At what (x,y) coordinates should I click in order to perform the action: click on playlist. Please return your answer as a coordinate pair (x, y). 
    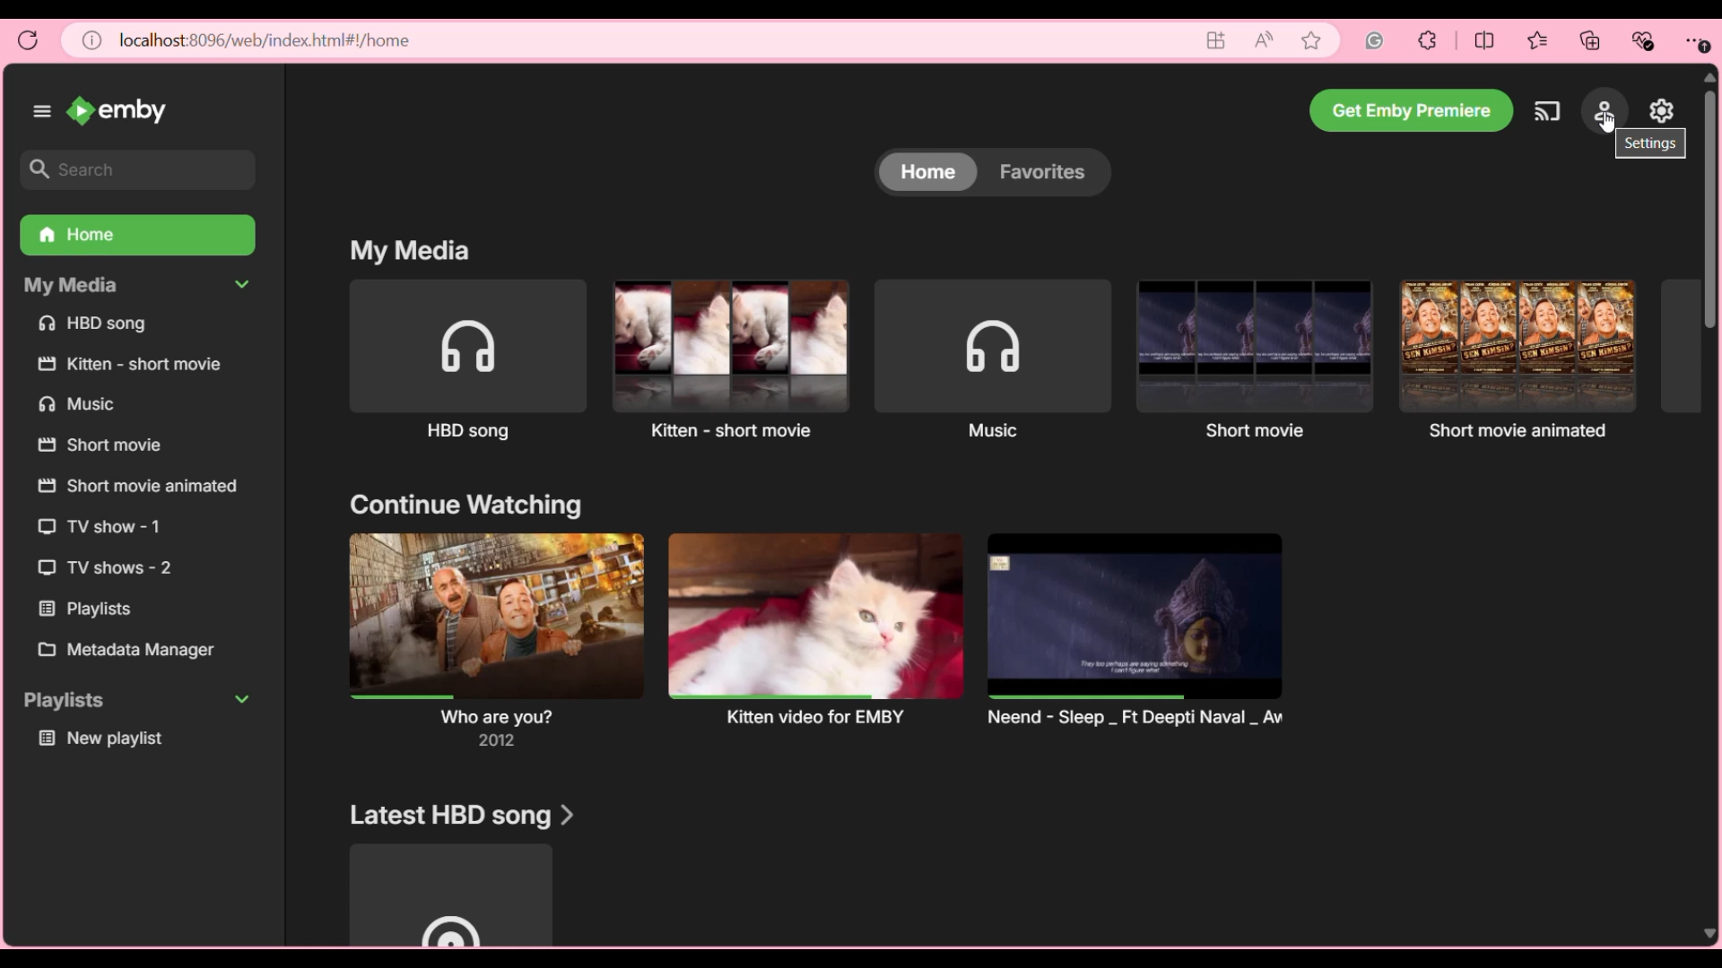
    Looking at the image, I should click on (68, 702).